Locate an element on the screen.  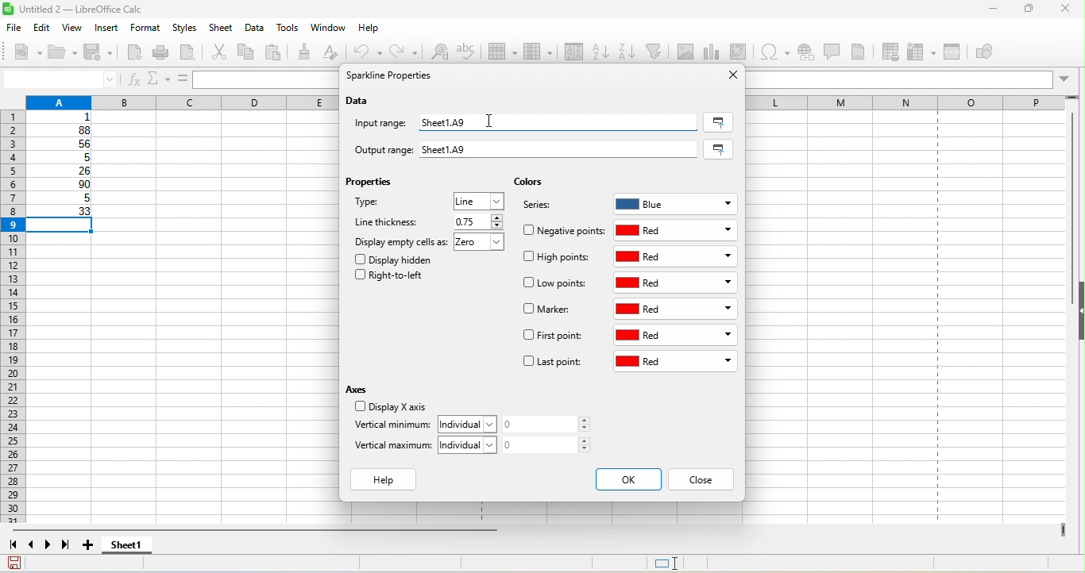
scroll to last sheet is located at coordinates (70, 547).